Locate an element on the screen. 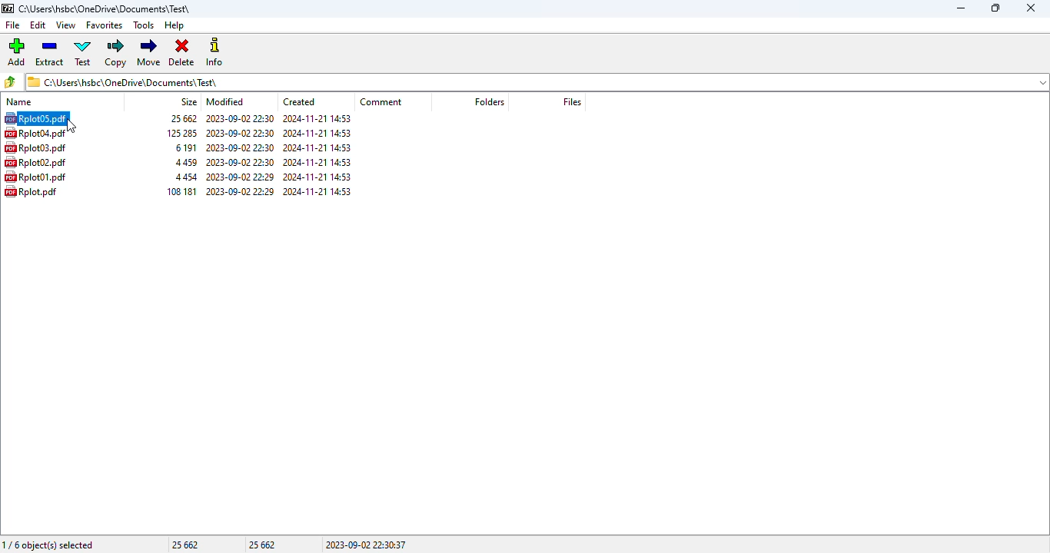 The height and width of the screenshot is (553, 1050). delete is located at coordinates (183, 53).